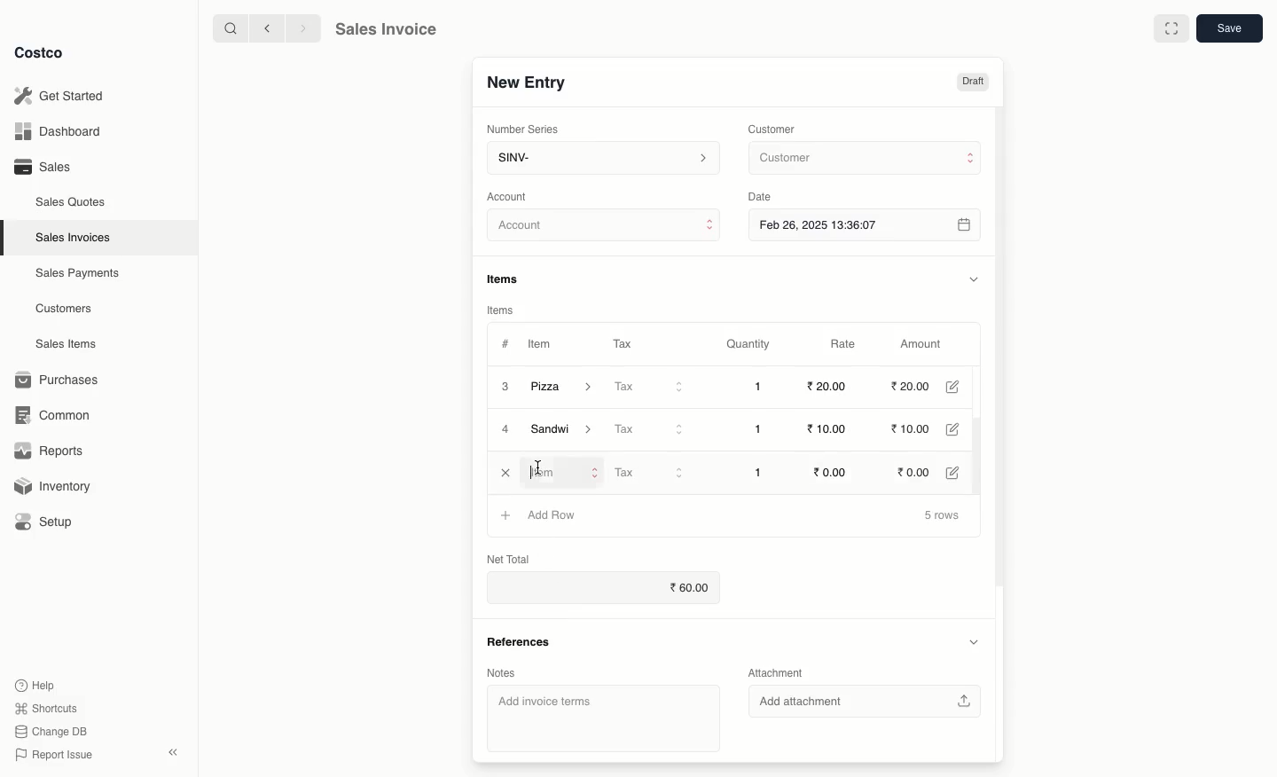 This screenshot has height=777, width=1277. Describe the element at coordinates (70, 344) in the screenshot. I see `Sales Items` at that location.